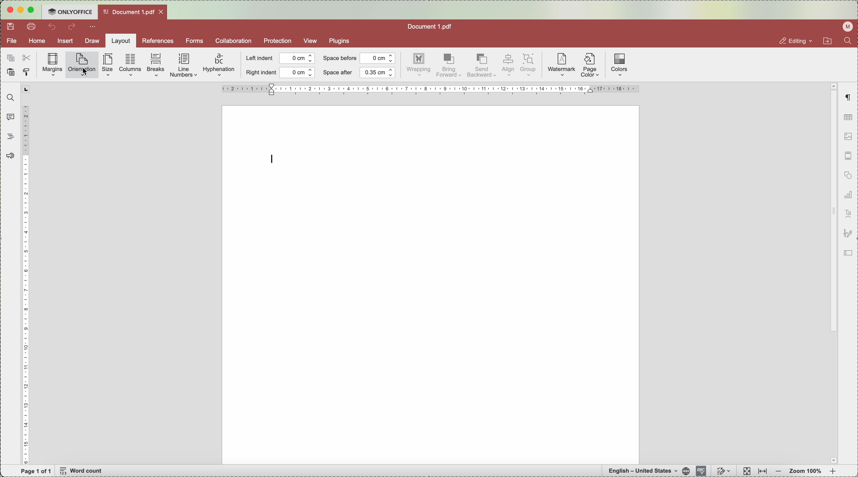  What do you see at coordinates (831, 460) in the screenshot?
I see `page dropdown` at bounding box center [831, 460].